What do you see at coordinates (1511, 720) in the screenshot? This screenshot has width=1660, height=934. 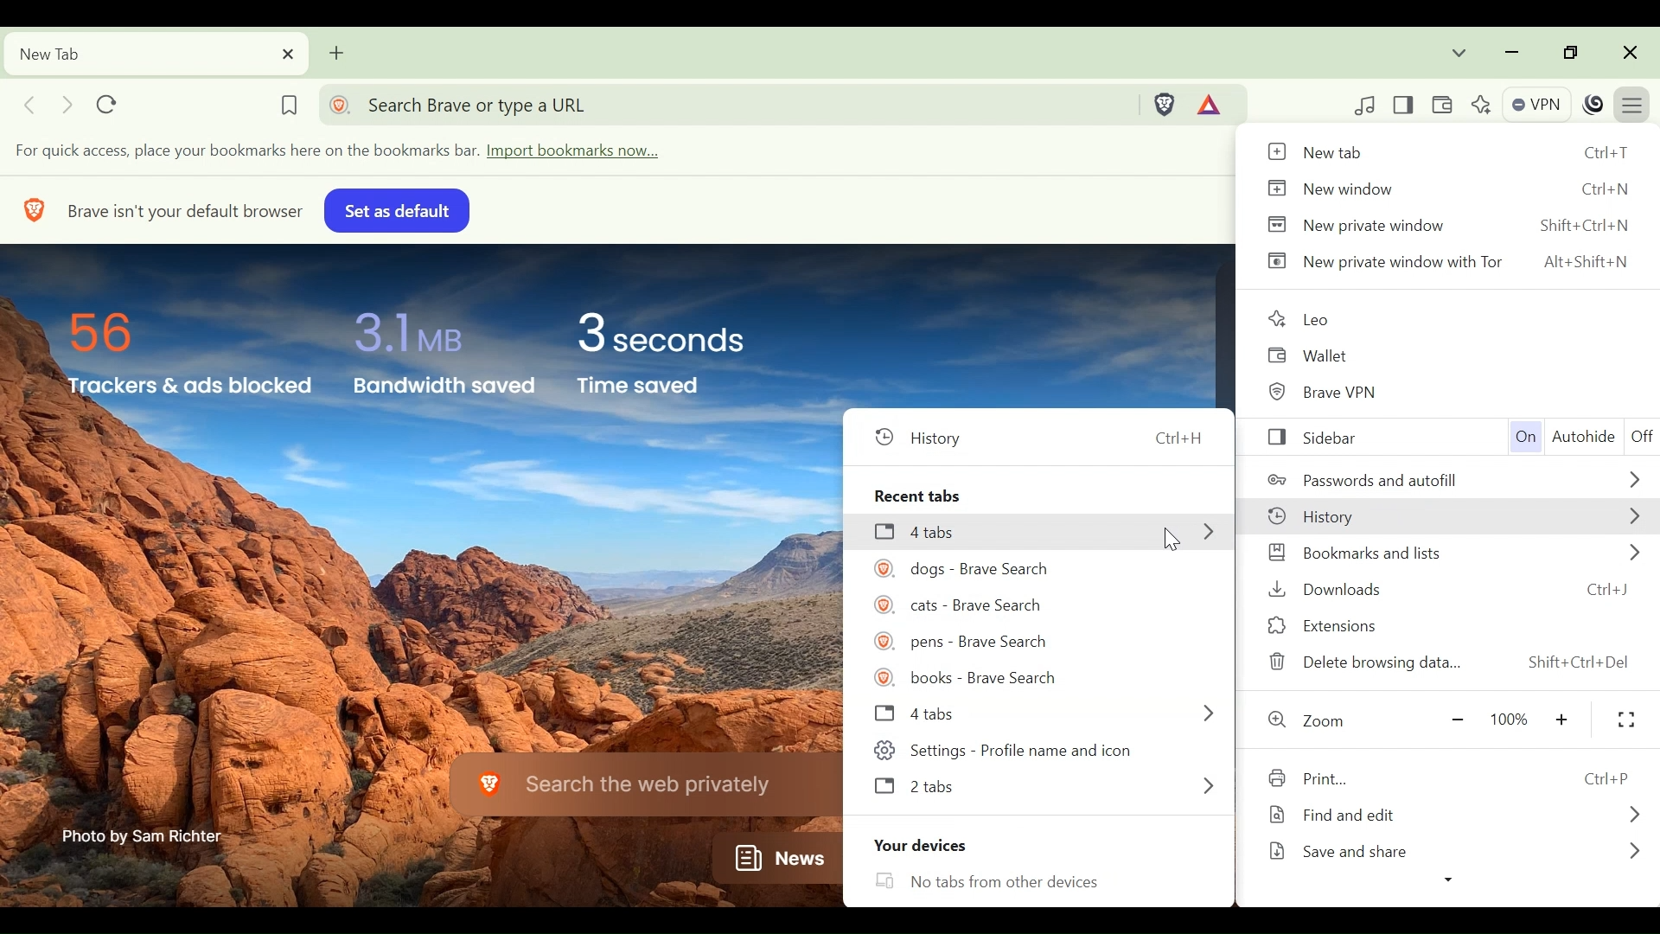 I see `100%` at bounding box center [1511, 720].